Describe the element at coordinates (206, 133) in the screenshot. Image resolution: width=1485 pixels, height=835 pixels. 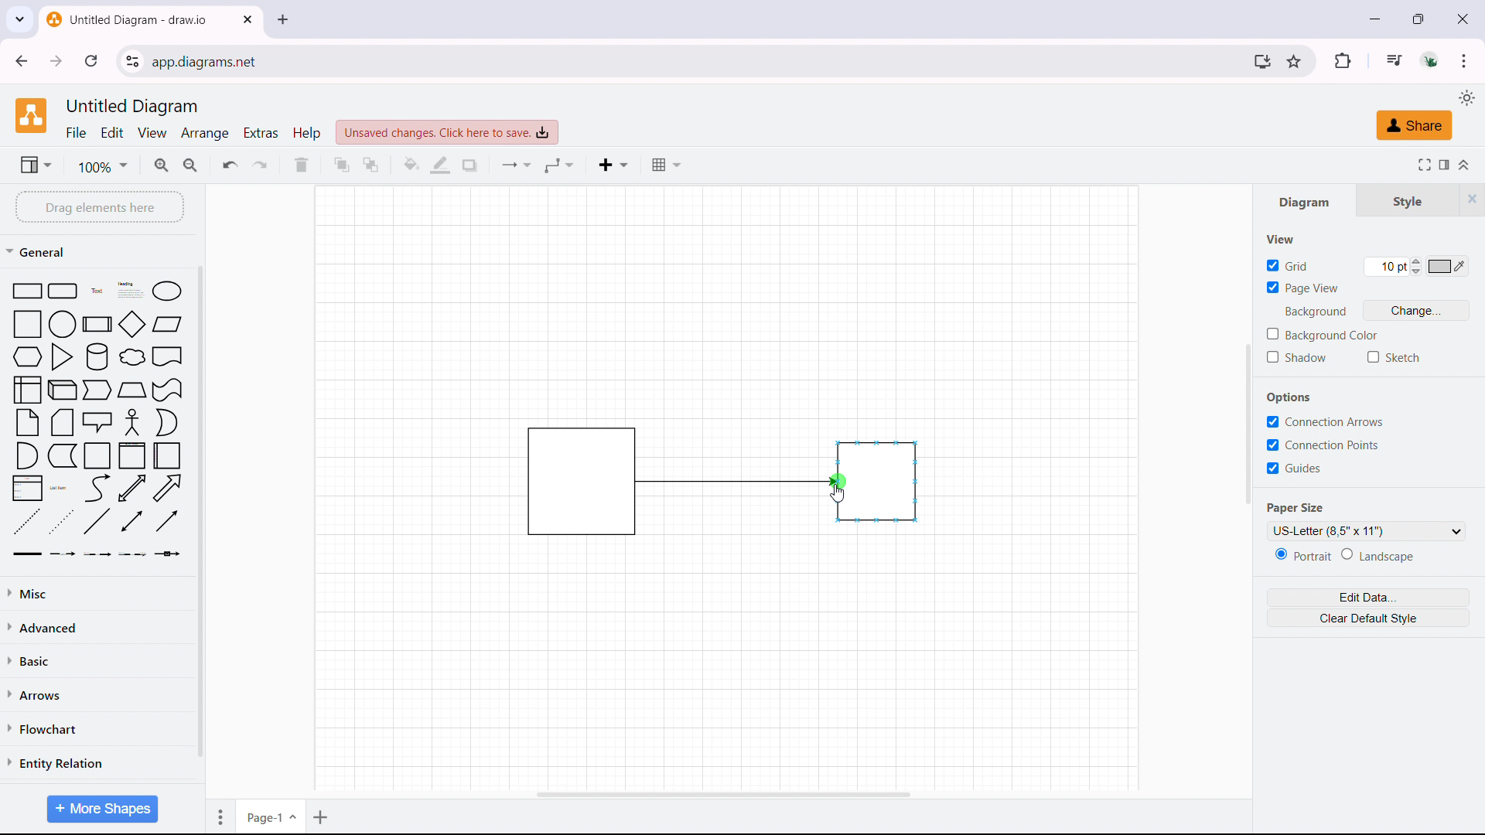
I see `arrange` at that location.